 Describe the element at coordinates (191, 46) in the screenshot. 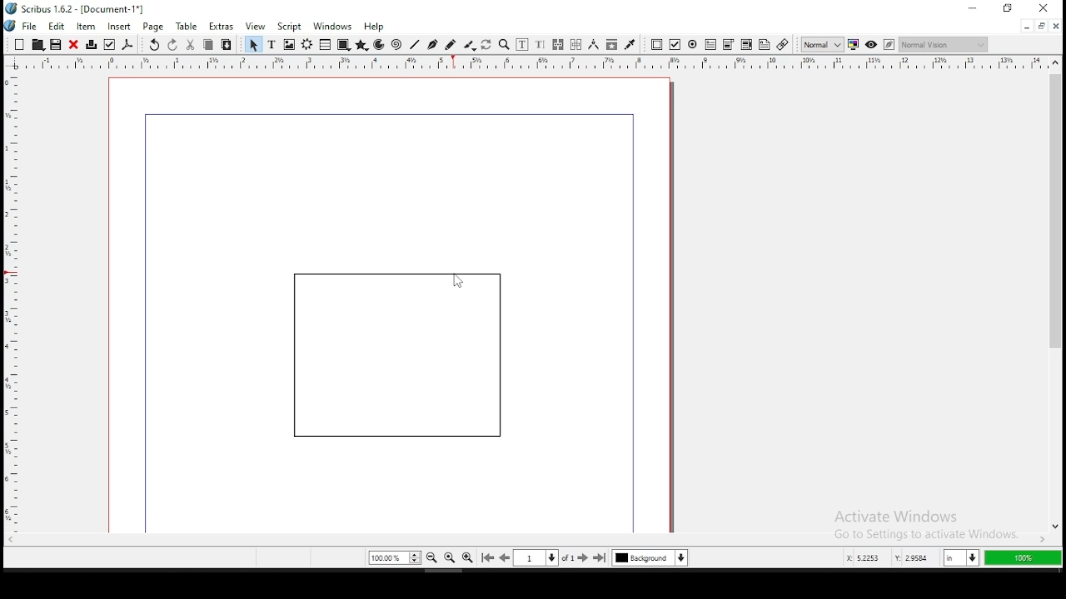

I see `cut` at that location.